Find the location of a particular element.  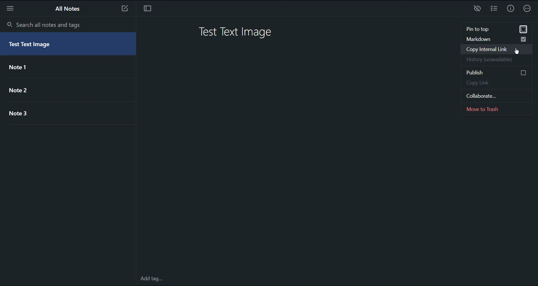

Note 1 is located at coordinates (22, 68).